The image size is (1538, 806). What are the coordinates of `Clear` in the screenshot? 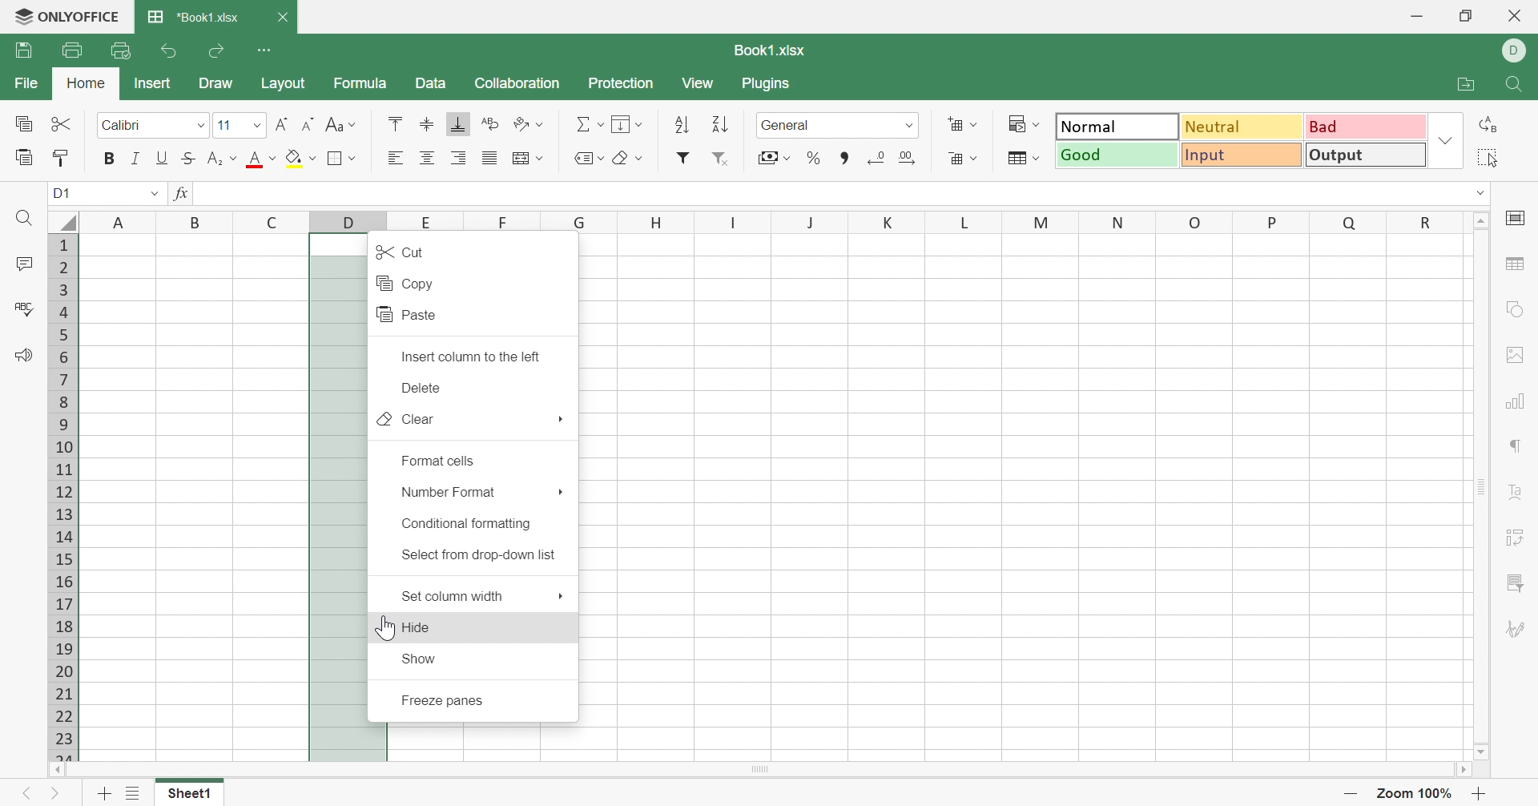 It's located at (407, 418).